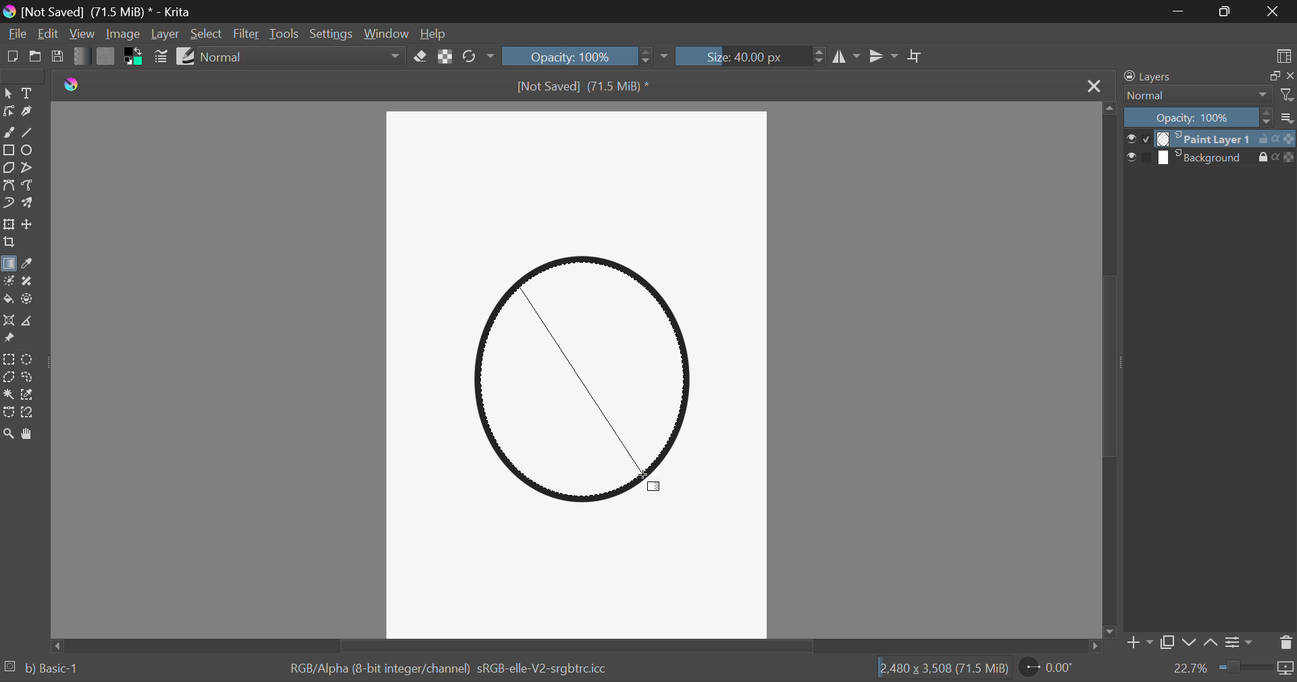  What do you see at coordinates (11, 358) in the screenshot?
I see `Rectangle Selection` at bounding box center [11, 358].